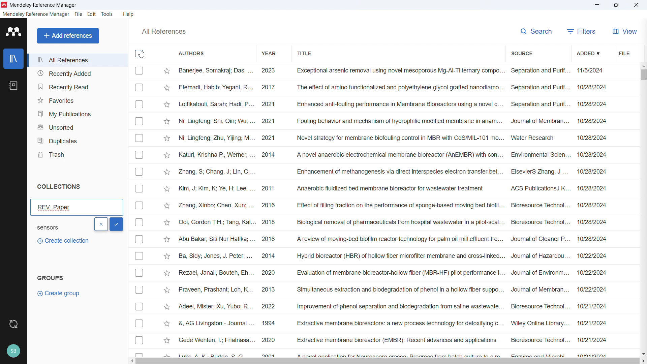 The width and height of the screenshot is (647, 364). I want to click on maximise , so click(618, 5).